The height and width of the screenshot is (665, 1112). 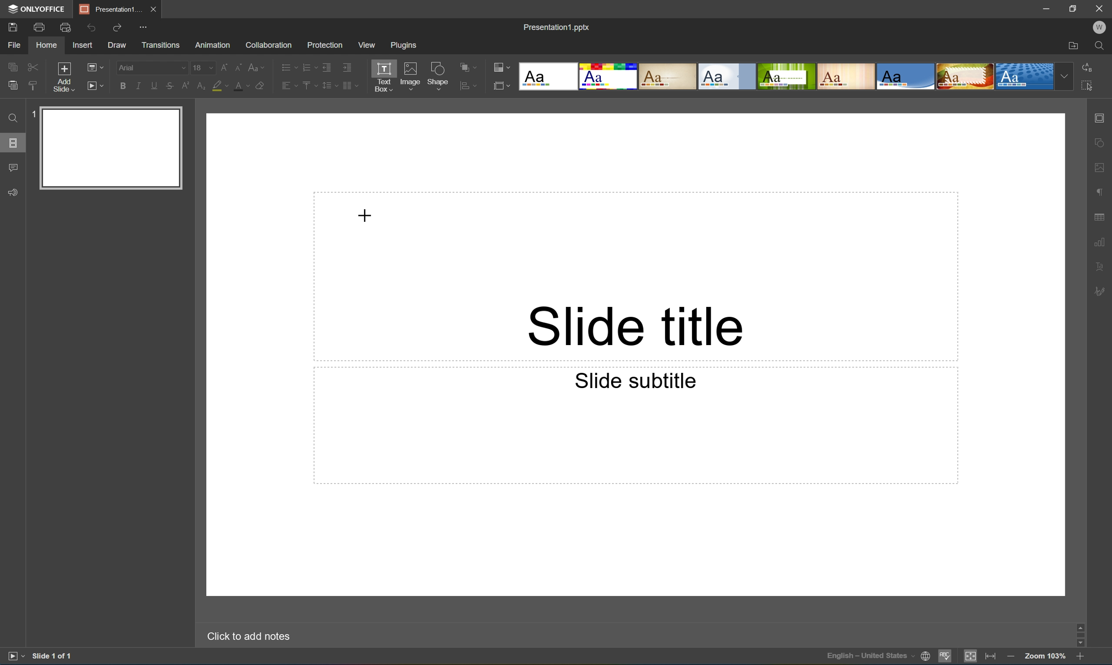 I want to click on chart settings, so click(x=1099, y=242).